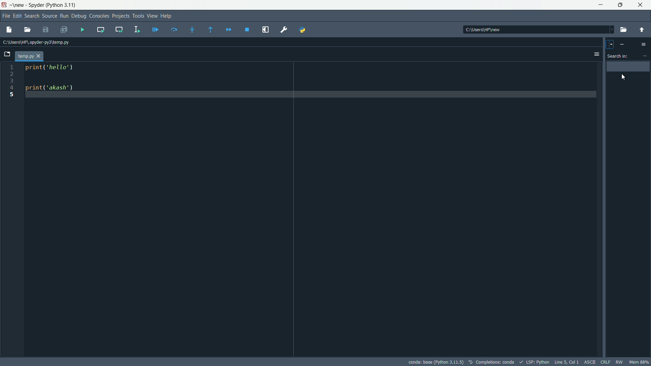  What do you see at coordinates (156, 29) in the screenshot?
I see `debug file` at bounding box center [156, 29].